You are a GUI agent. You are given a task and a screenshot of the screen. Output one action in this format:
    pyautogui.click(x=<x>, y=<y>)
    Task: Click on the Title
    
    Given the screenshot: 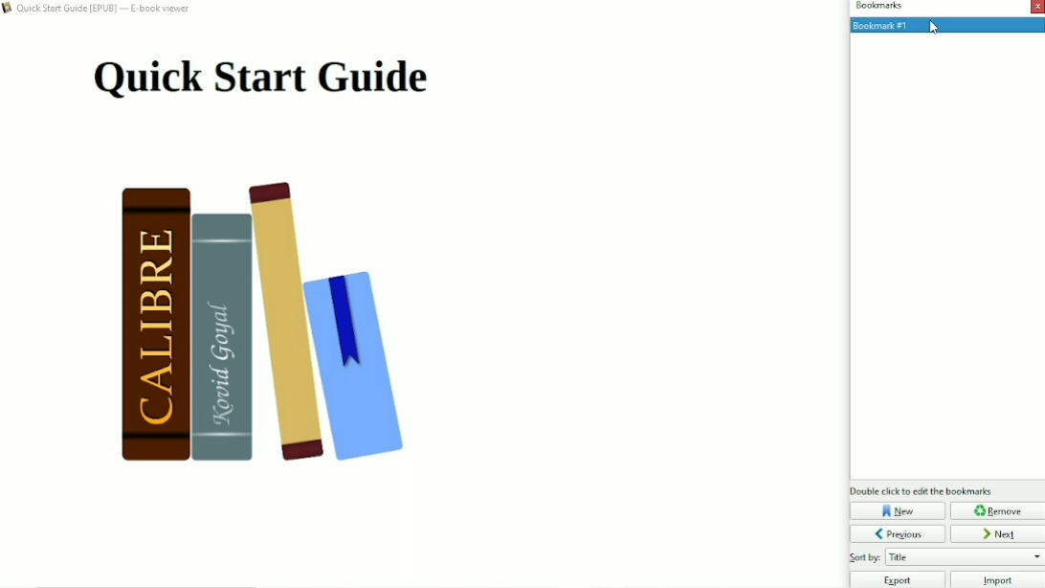 What is the action you would take?
    pyautogui.click(x=266, y=82)
    